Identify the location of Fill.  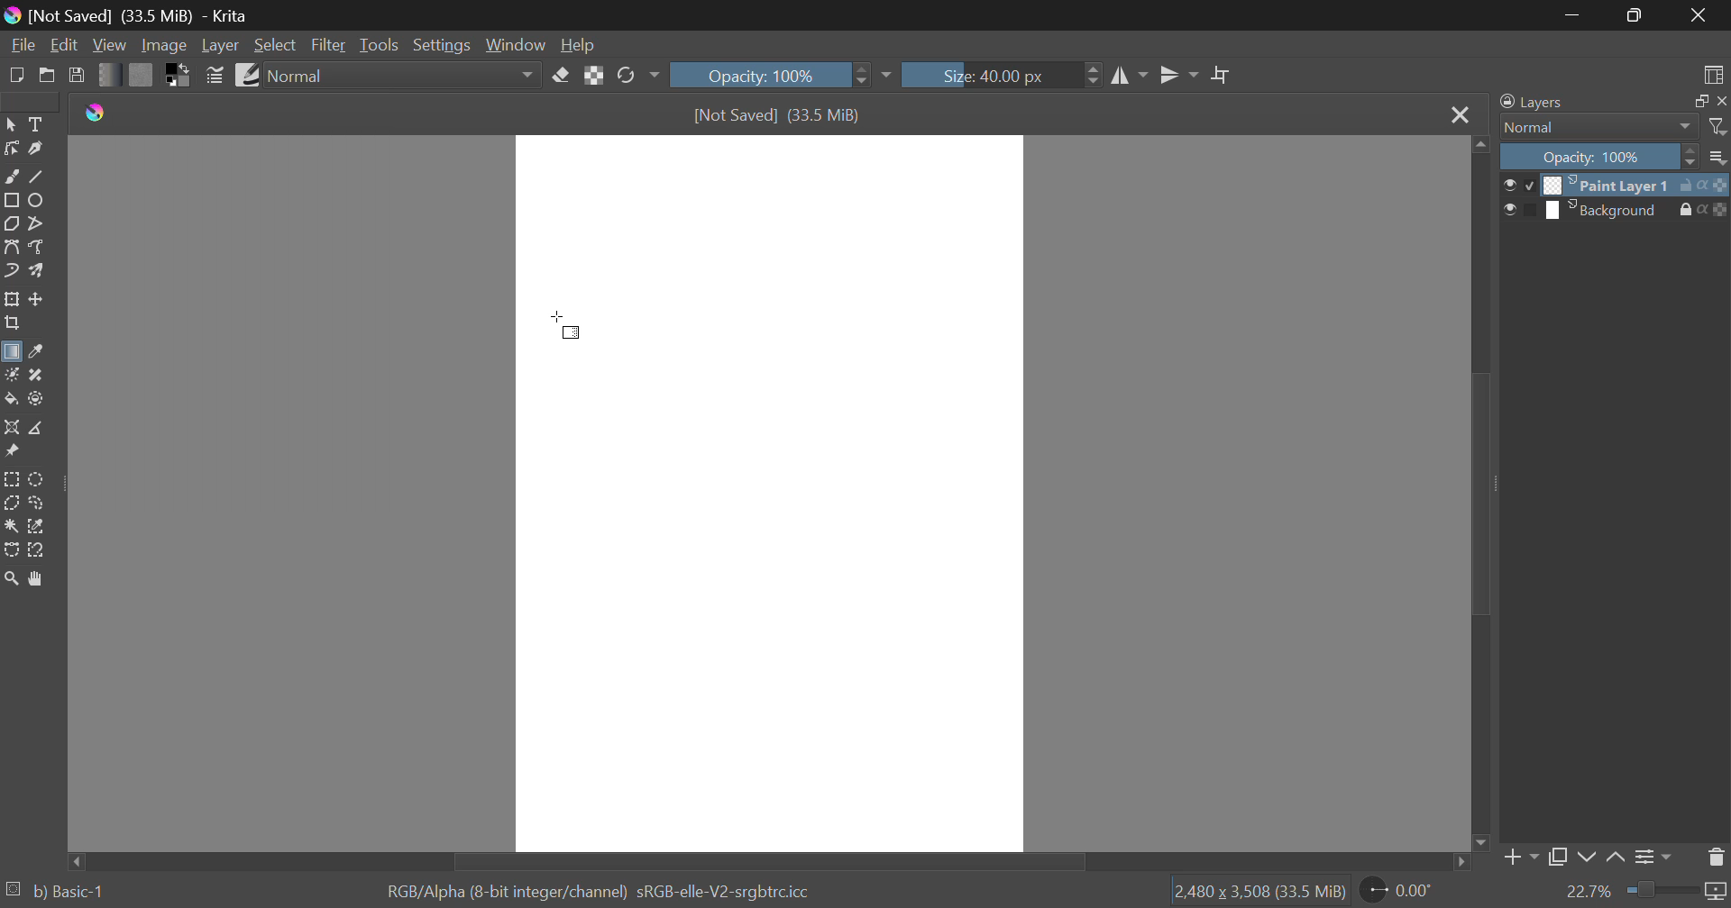
(11, 399).